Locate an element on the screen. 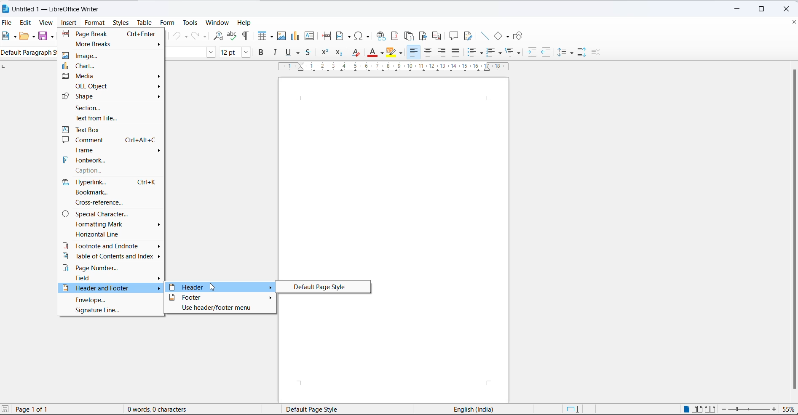  insert bookmark is located at coordinates (423, 37).